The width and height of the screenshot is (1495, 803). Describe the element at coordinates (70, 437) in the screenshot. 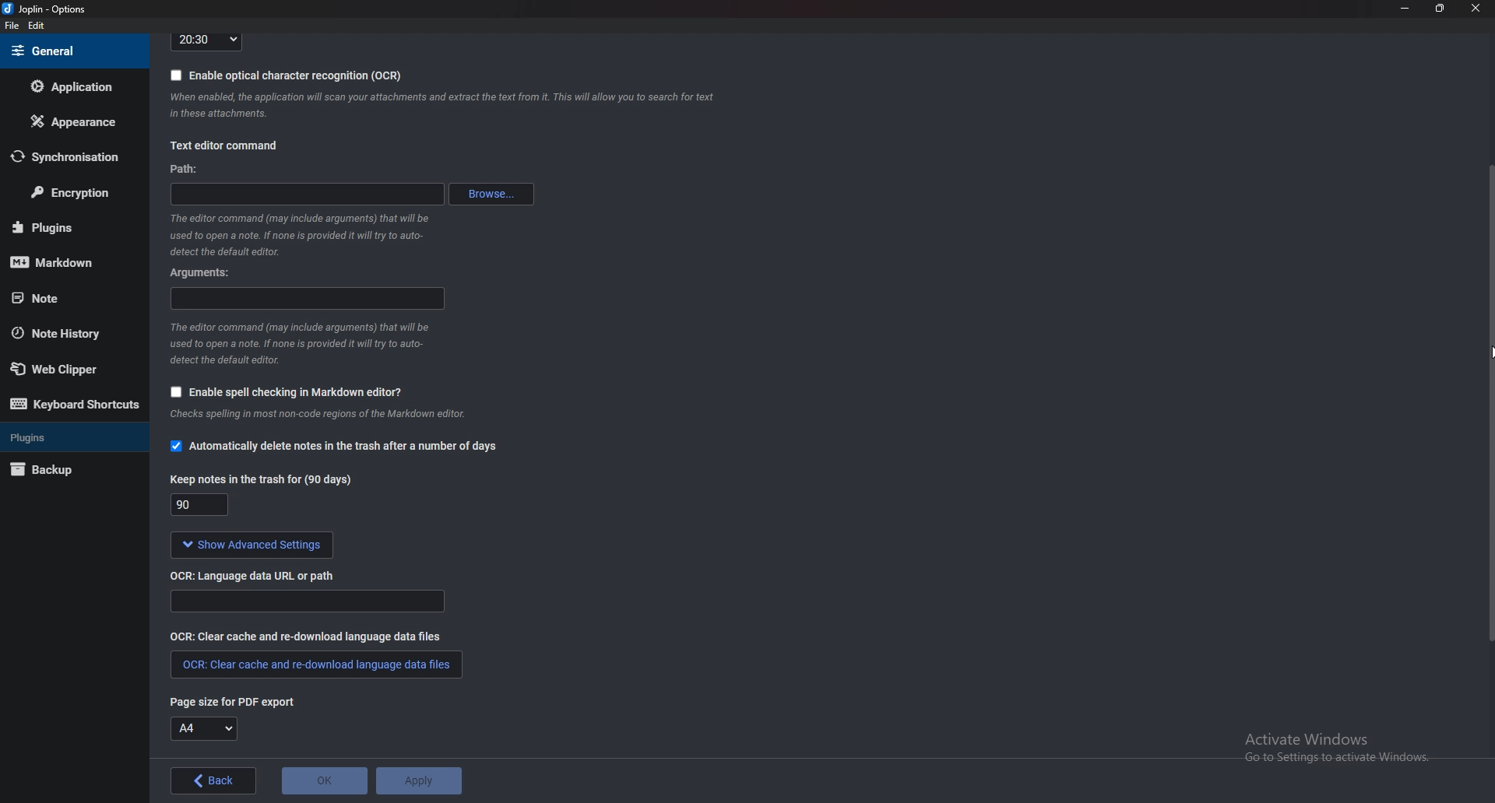

I see `plugins` at that location.